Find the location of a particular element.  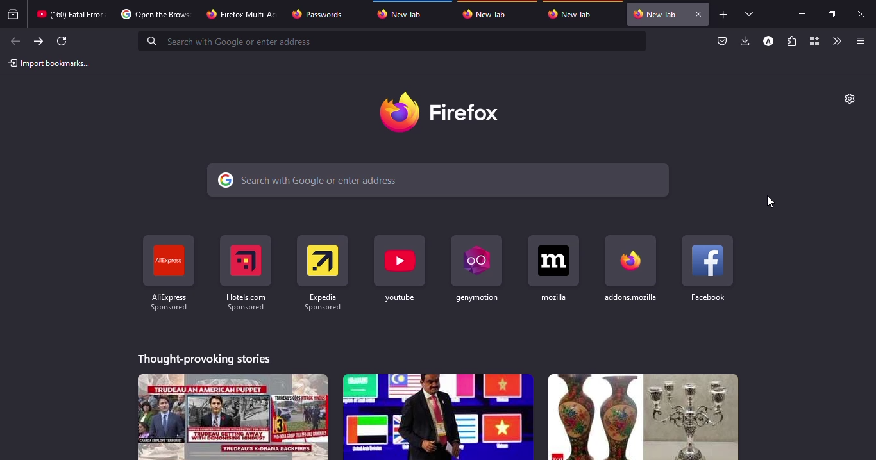

story is located at coordinates (643, 417).